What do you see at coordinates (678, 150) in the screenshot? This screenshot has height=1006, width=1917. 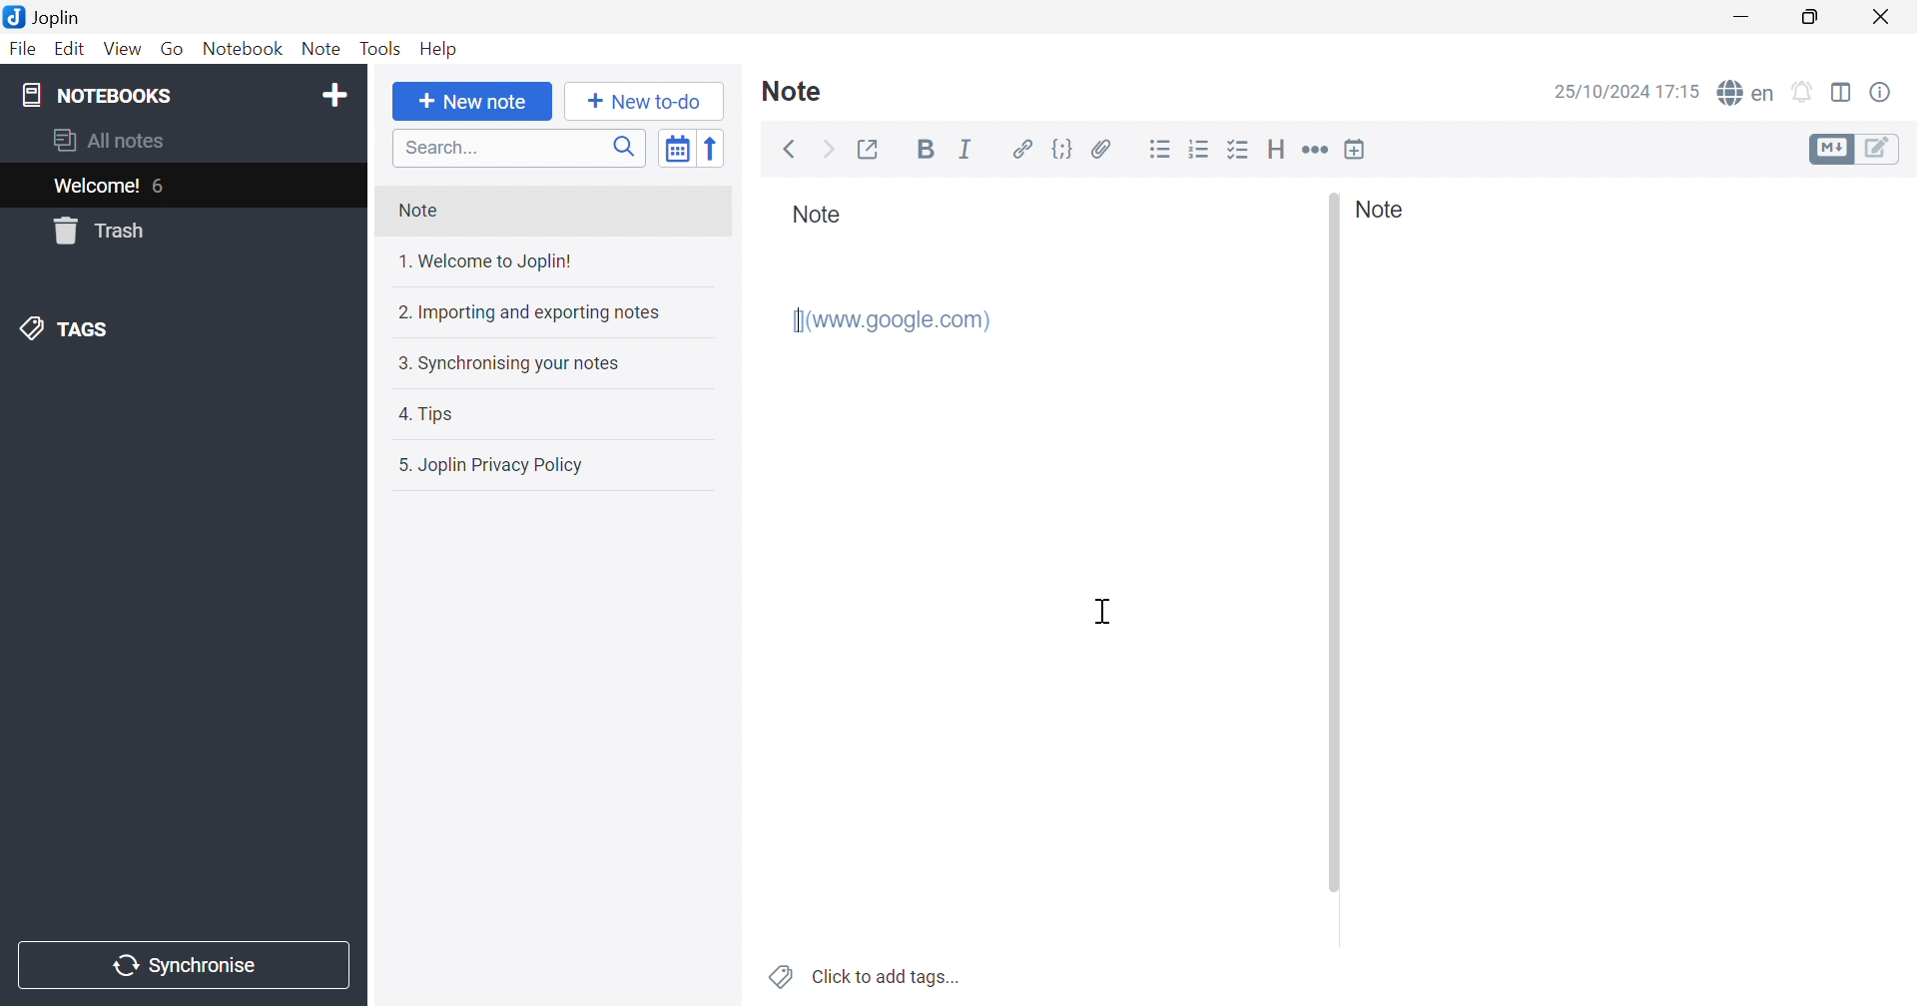 I see `Toggle sort order field: updated date -> created date` at bounding box center [678, 150].